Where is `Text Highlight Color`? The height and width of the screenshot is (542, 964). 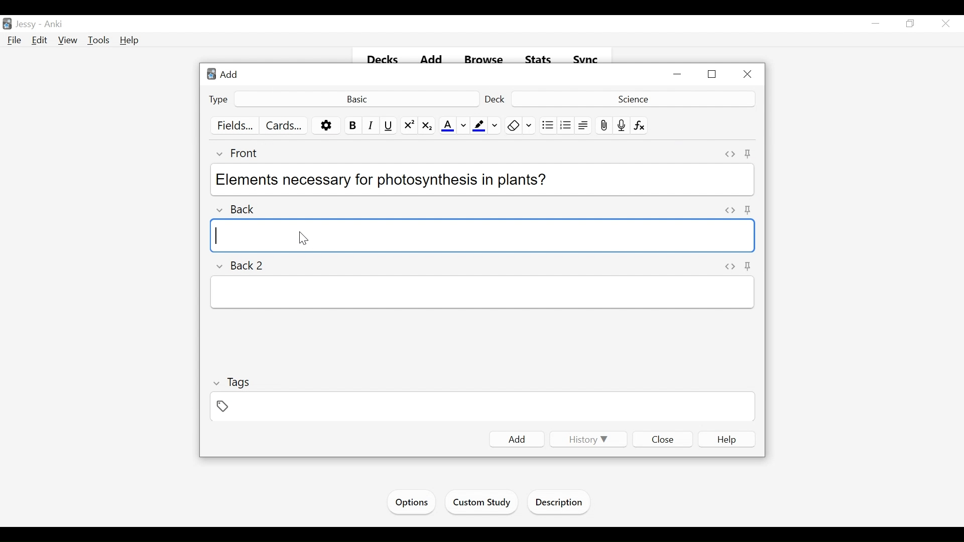
Text Highlight Color is located at coordinates (478, 126).